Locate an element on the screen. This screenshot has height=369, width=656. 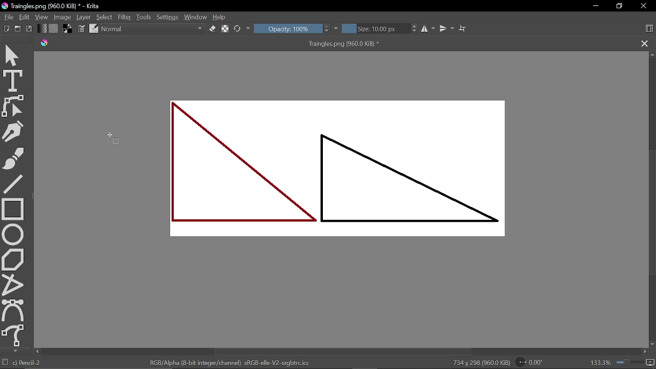
Help is located at coordinates (220, 17).